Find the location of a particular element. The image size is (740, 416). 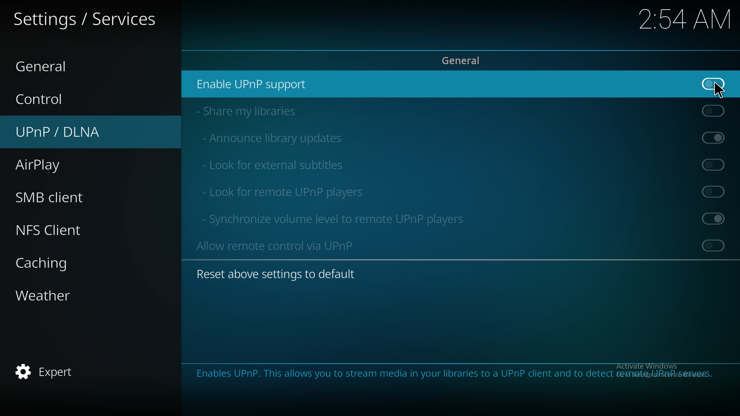

airplay is located at coordinates (53, 166).